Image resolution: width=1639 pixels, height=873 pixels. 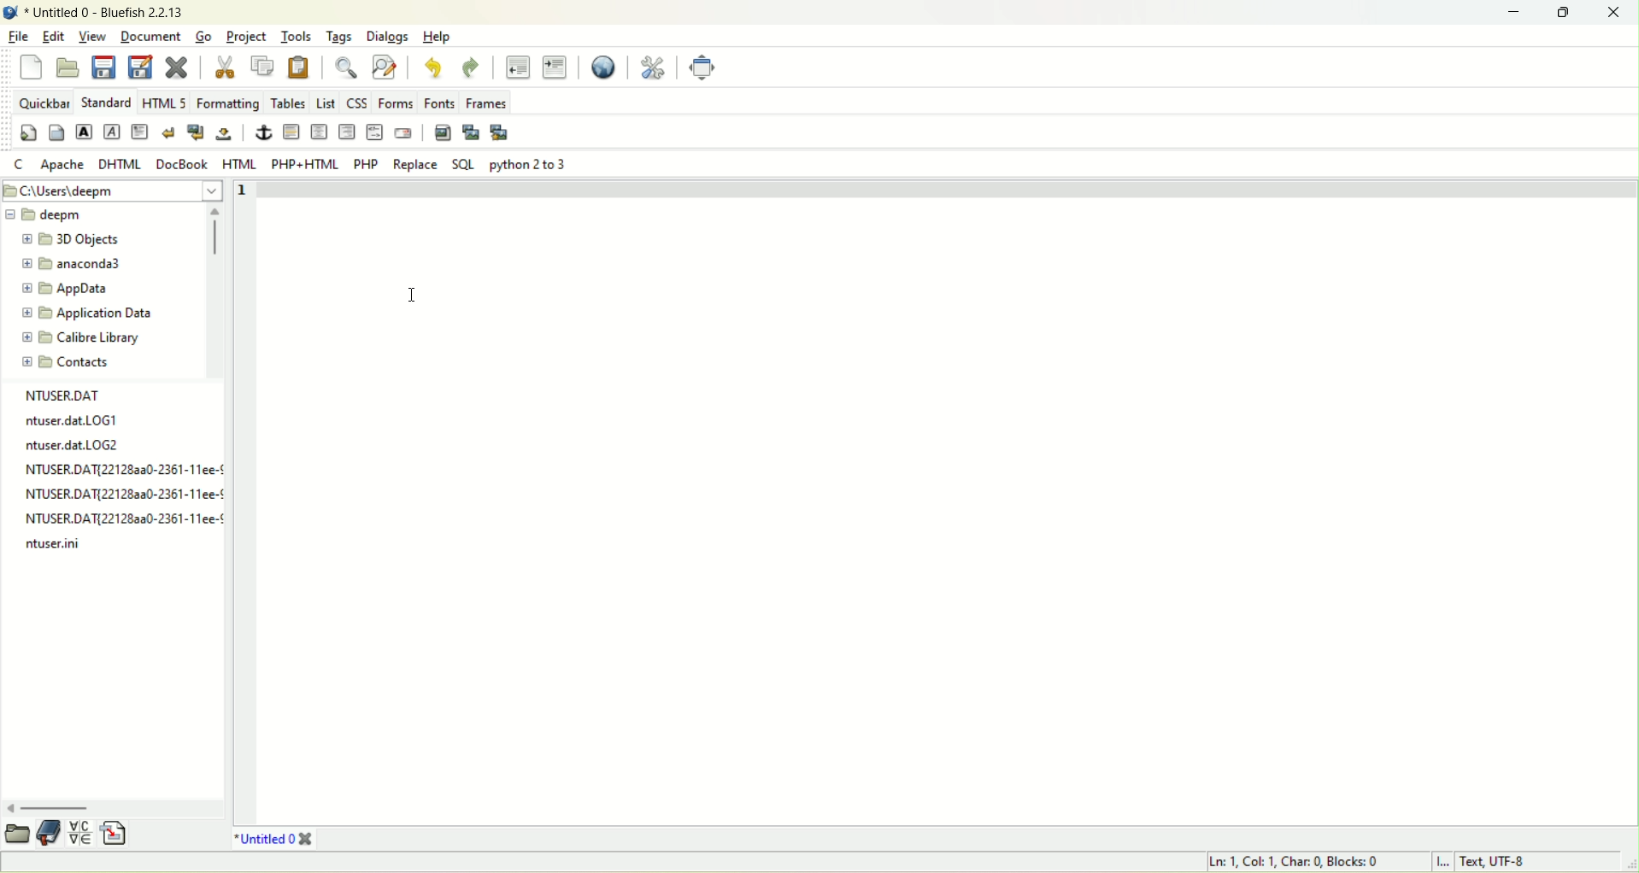 I want to click on paragraph, so click(x=141, y=132).